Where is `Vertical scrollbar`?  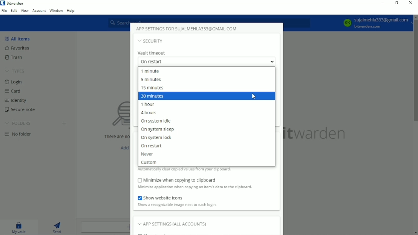 Vertical scrollbar is located at coordinates (415, 71).